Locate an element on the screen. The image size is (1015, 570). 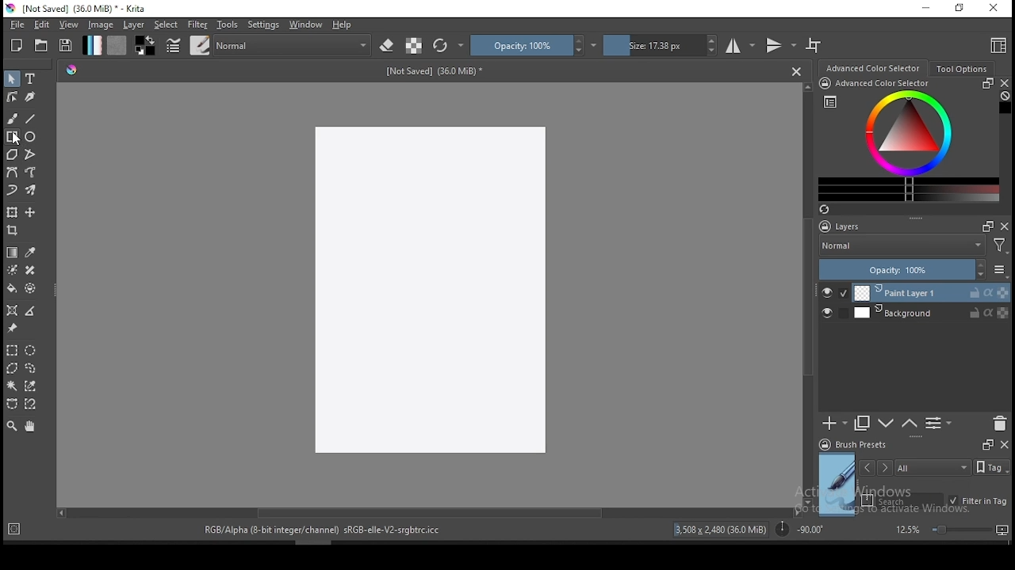
Frames is located at coordinates (983, 226).